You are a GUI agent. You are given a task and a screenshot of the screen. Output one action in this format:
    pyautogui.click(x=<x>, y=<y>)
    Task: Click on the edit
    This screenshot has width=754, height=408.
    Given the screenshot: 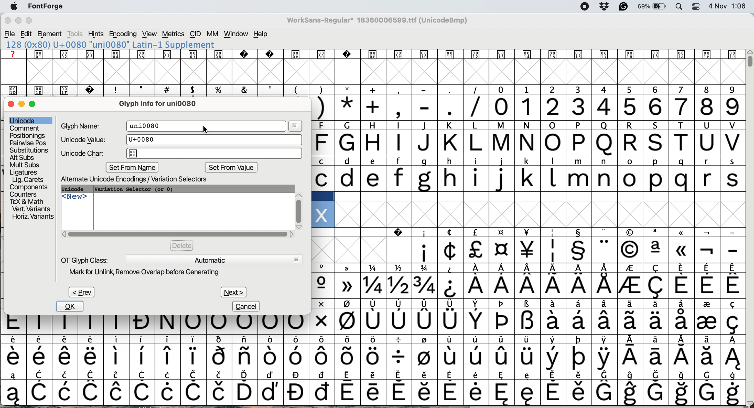 What is the action you would take?
    pyautogui.click(x=27, y=34)
    